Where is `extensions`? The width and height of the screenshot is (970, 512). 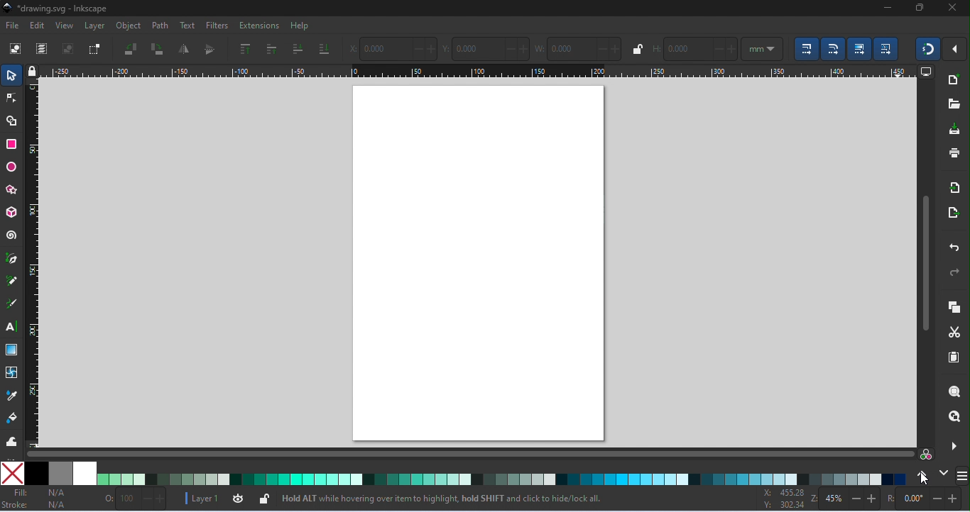 extensions is located at coordinates (258, 26).